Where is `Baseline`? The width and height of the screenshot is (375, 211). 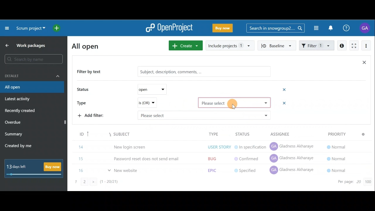 Baseline is located at coordinates (276, 45).